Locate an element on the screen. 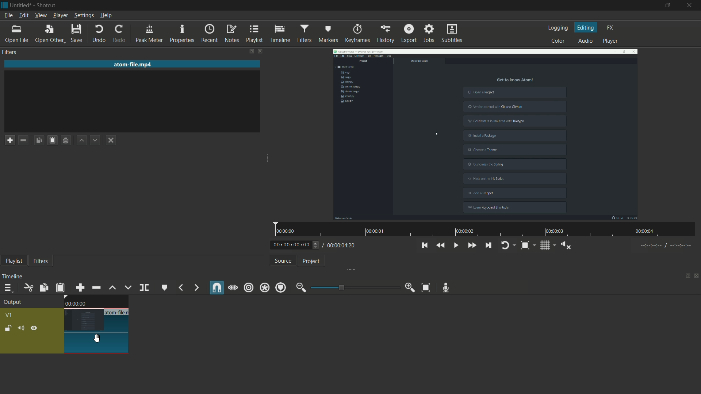 This screenshot has width=701, height=394. file menu is located at coordinates (8, 15).